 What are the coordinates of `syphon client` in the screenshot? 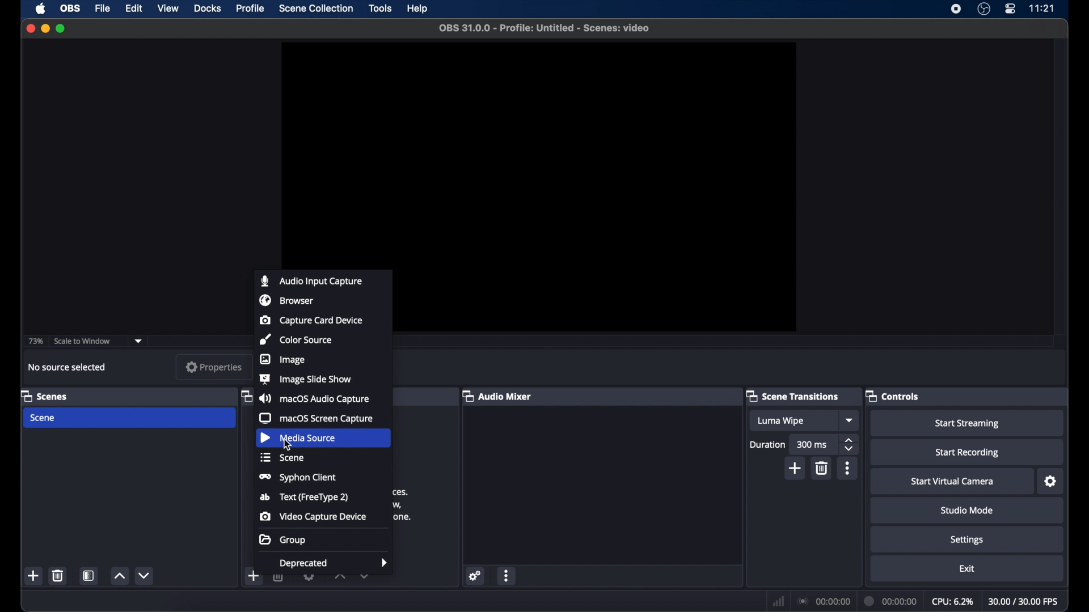 It's located at (296, 478).